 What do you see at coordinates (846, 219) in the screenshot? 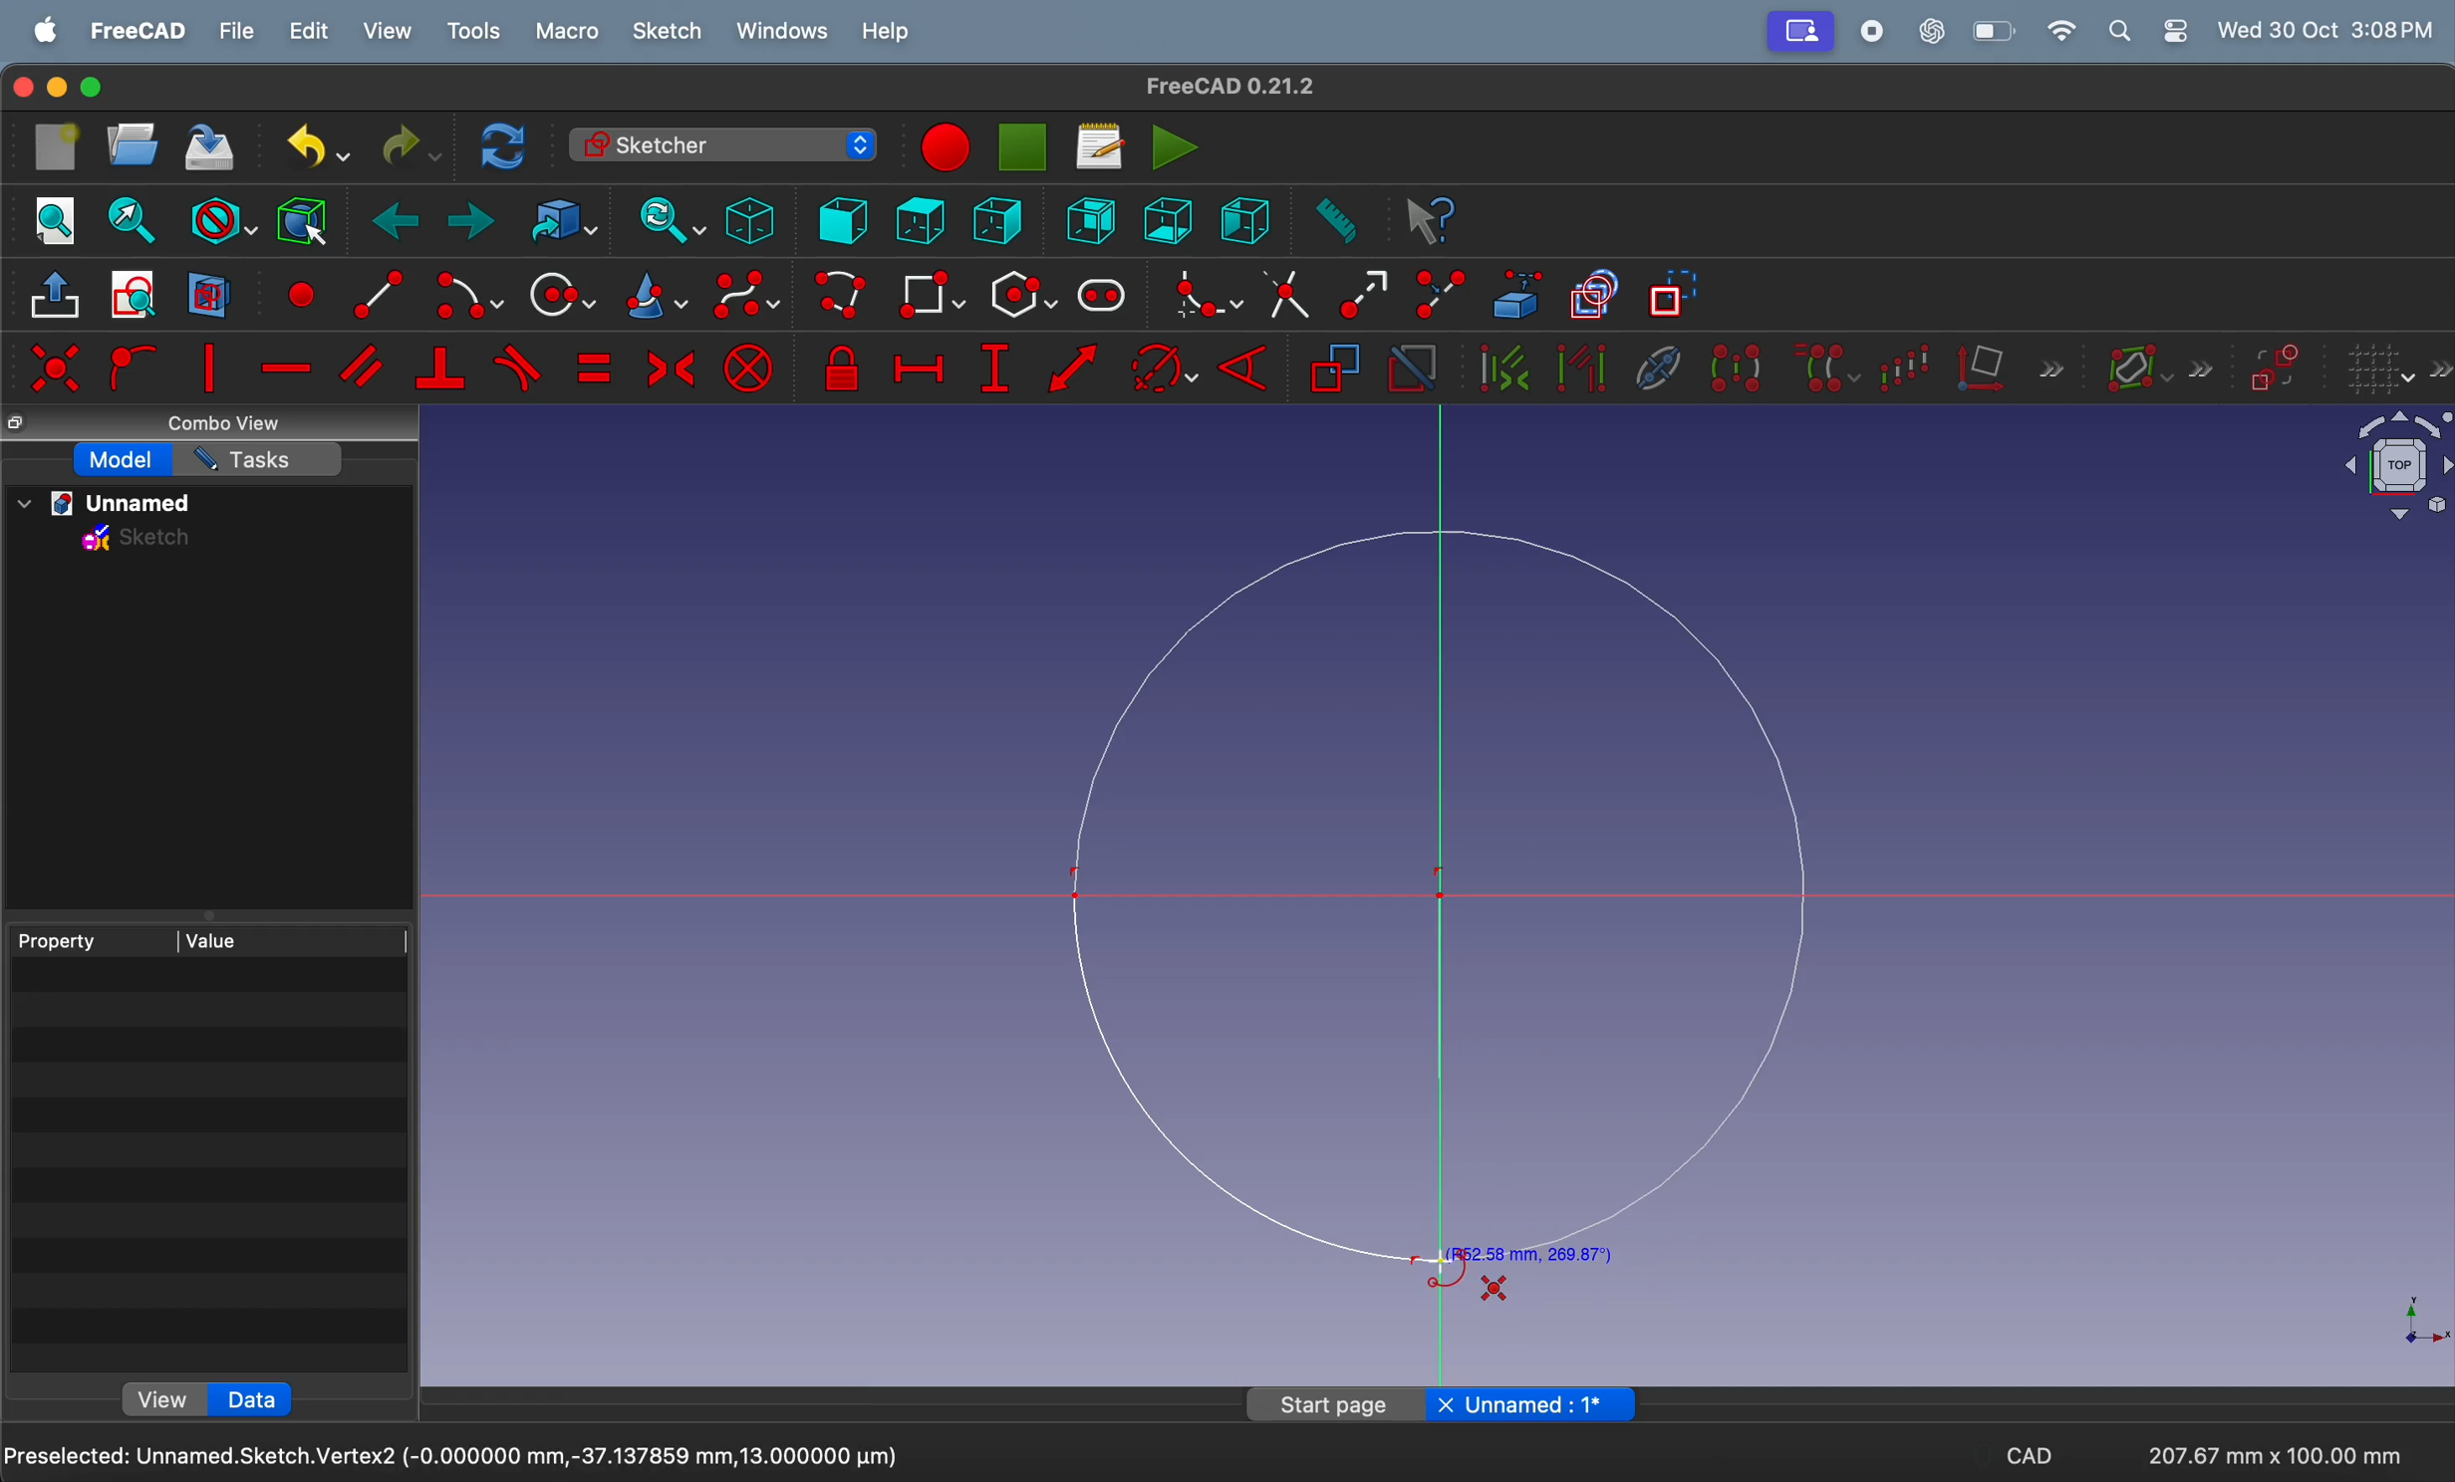
I see `front view` at bounding box center [846, 219].